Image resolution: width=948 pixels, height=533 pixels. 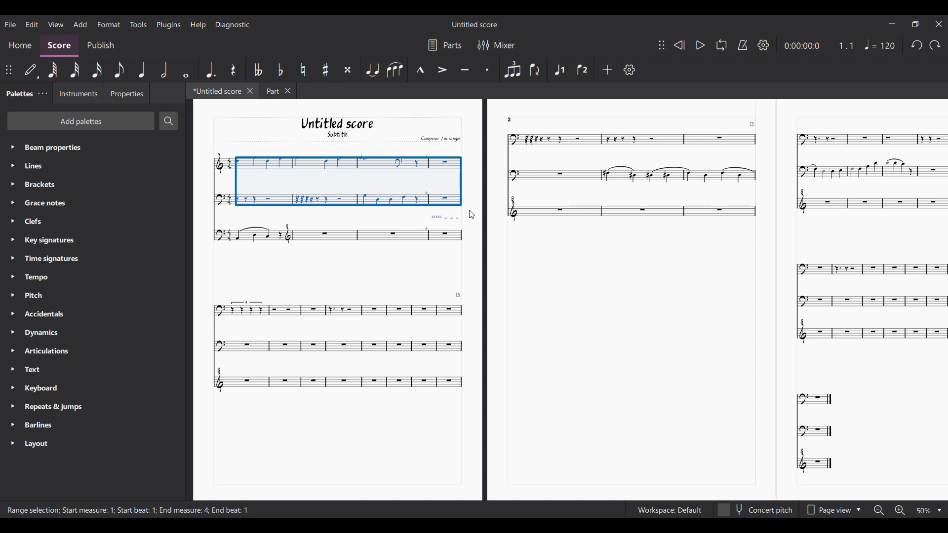 I want to click on Edit, so click(x=32, y=24).